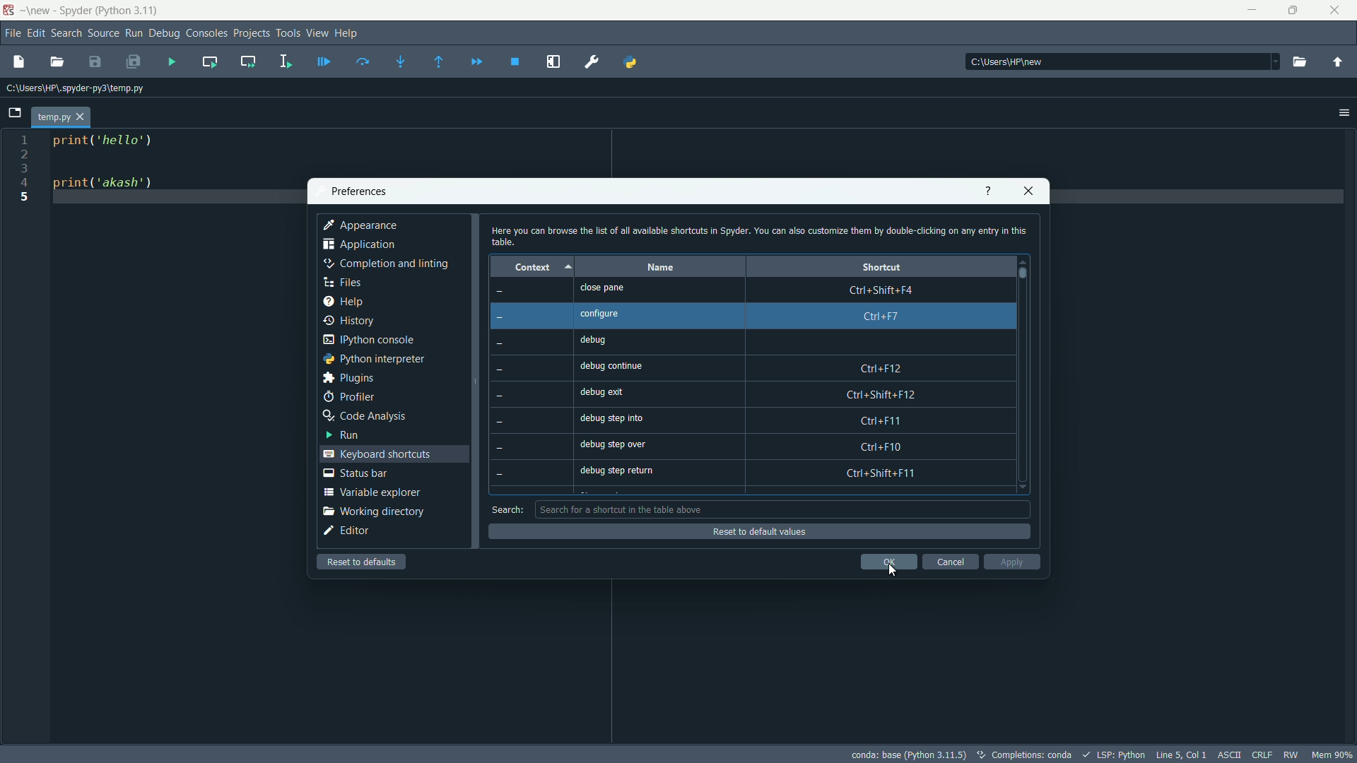 The image size is (1357, 763). Describe the element at coordinates (529, 268) in the screenshot. I see `context` at that location.